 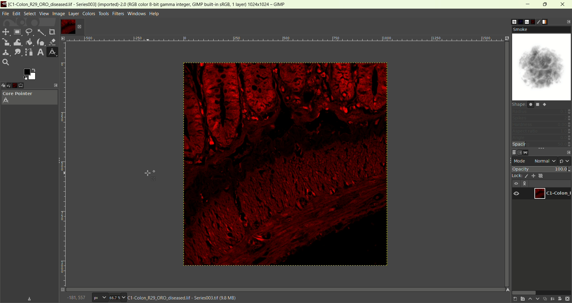 What do you see at coordinates (29, 32) in the screenshot?
I see `free select tool` at bounding box center [29, 32].